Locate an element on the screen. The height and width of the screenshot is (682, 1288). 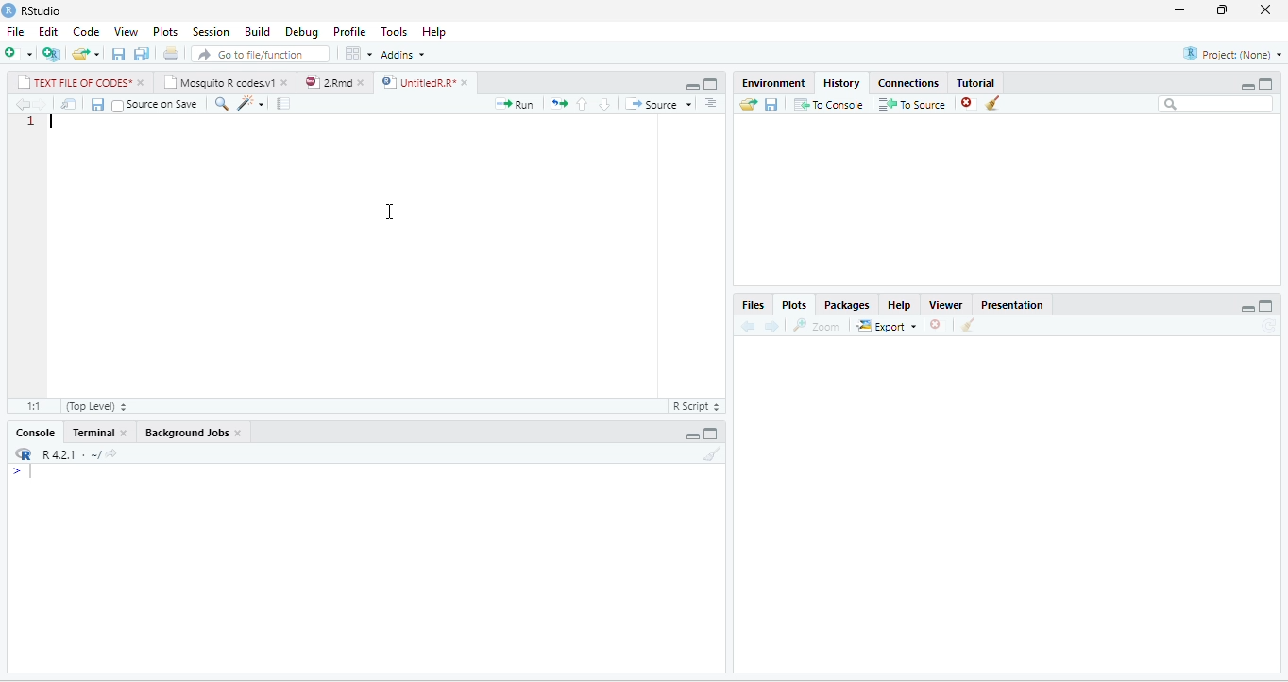
Plots is located at coordinates (794, 304).